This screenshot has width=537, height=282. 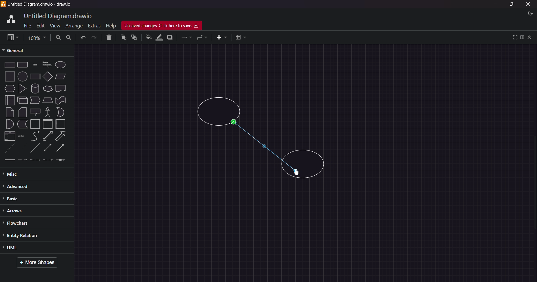 I want to click on Page Size, so click(x=36, y=37).